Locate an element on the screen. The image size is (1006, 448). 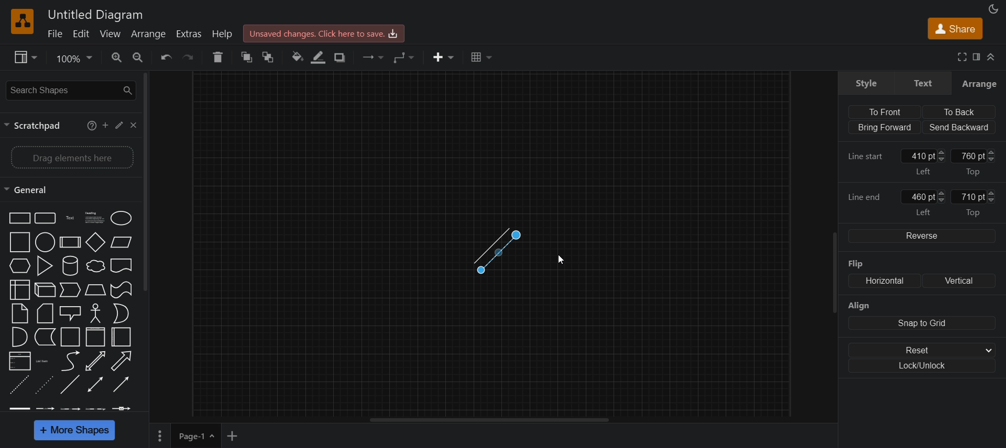
table is located at coordinates (485, 58).